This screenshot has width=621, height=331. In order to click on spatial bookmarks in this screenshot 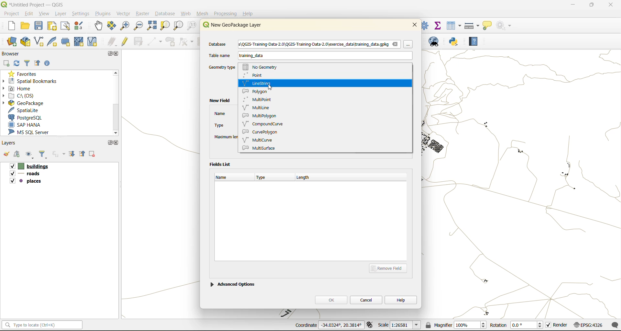, I will do `click(34, 81)`.